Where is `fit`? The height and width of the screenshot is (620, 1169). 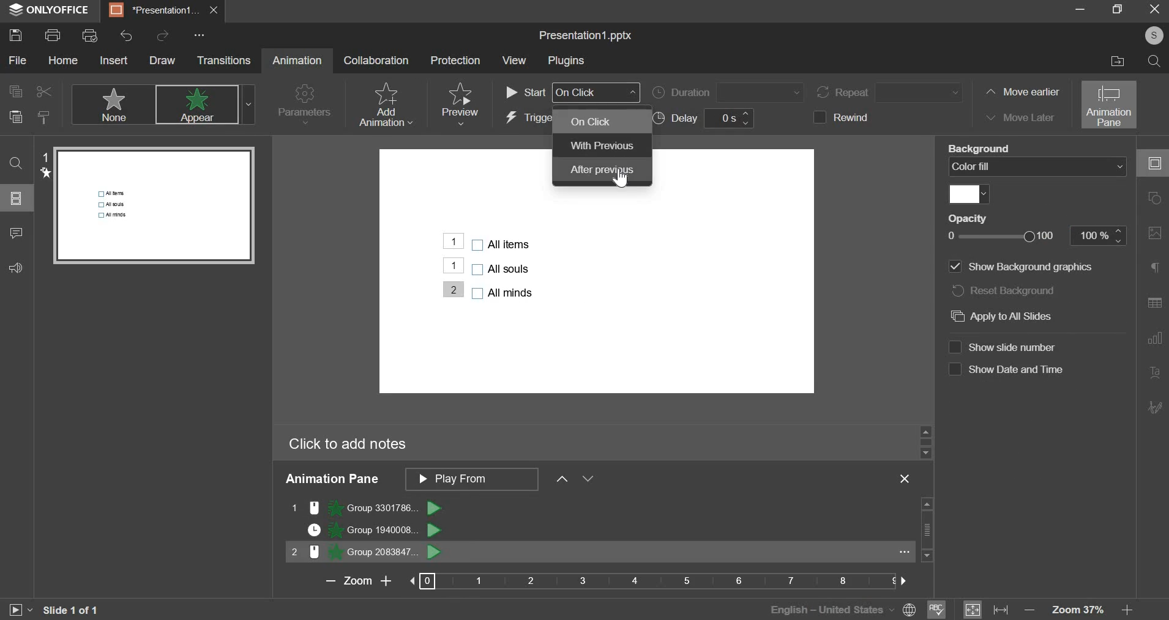 fit is located at coordinates (986, 608).